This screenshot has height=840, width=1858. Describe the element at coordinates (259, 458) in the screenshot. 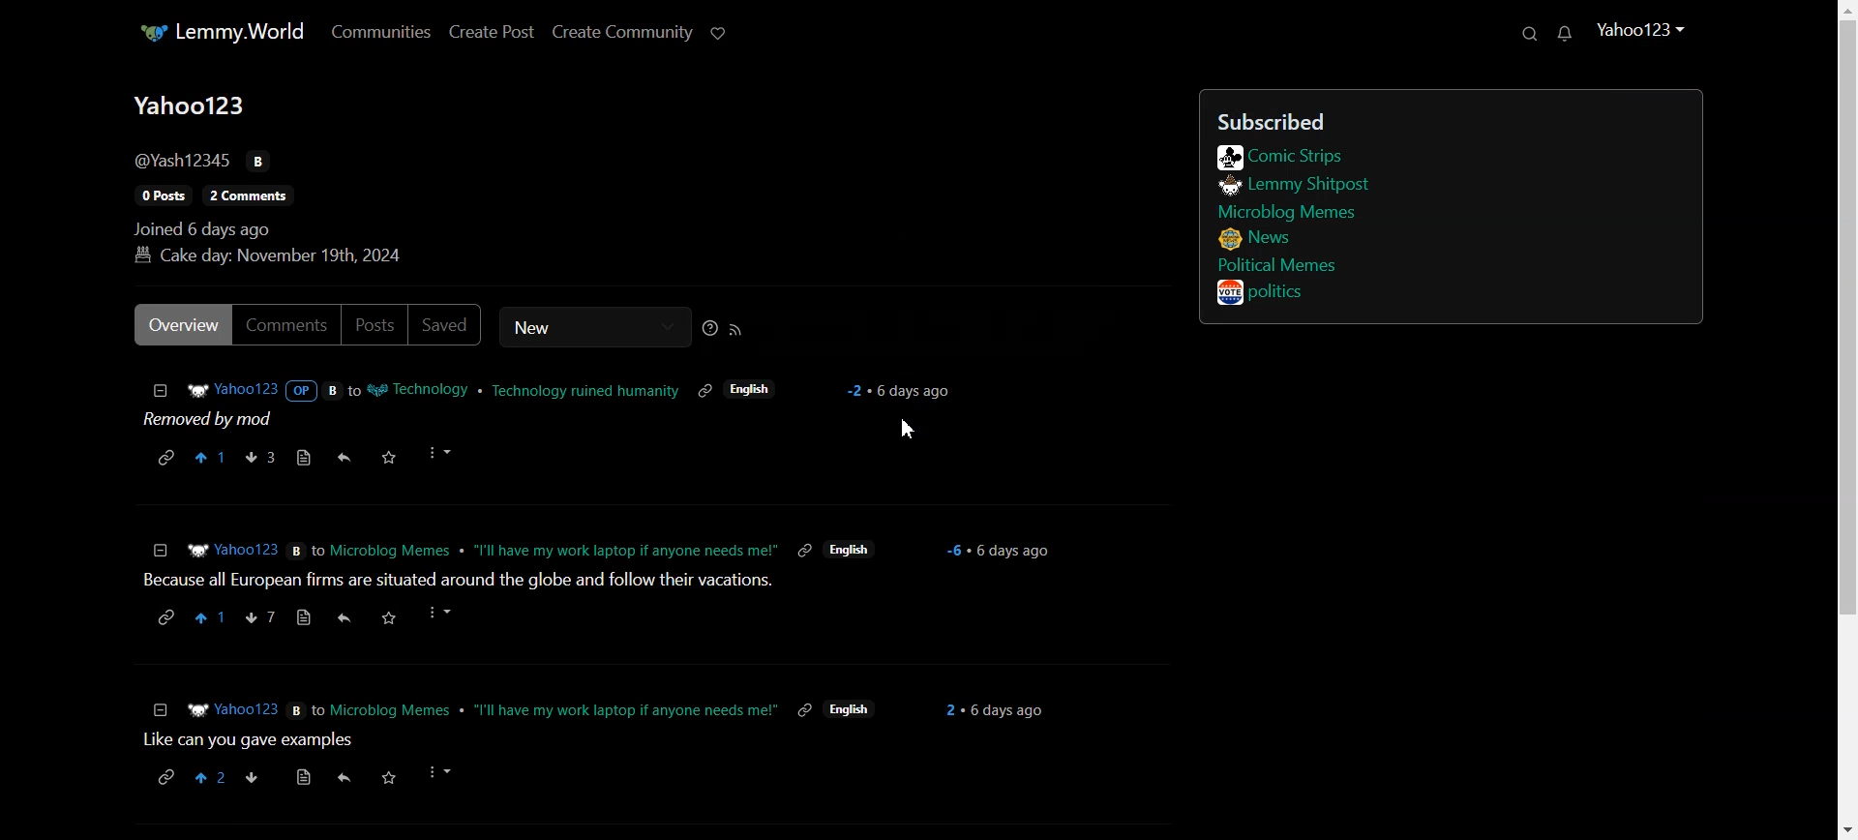

I see `Downvote` at that location.